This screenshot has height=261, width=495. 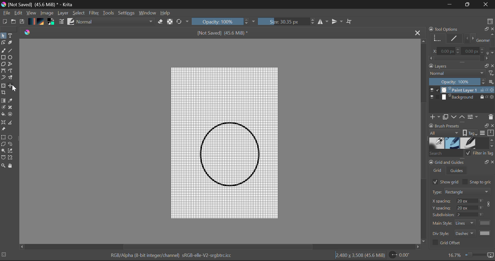 What do you see at coordinates (4, 123) in the screenshot?
I see `Assistant Tool` at bounding box center [4, 123].